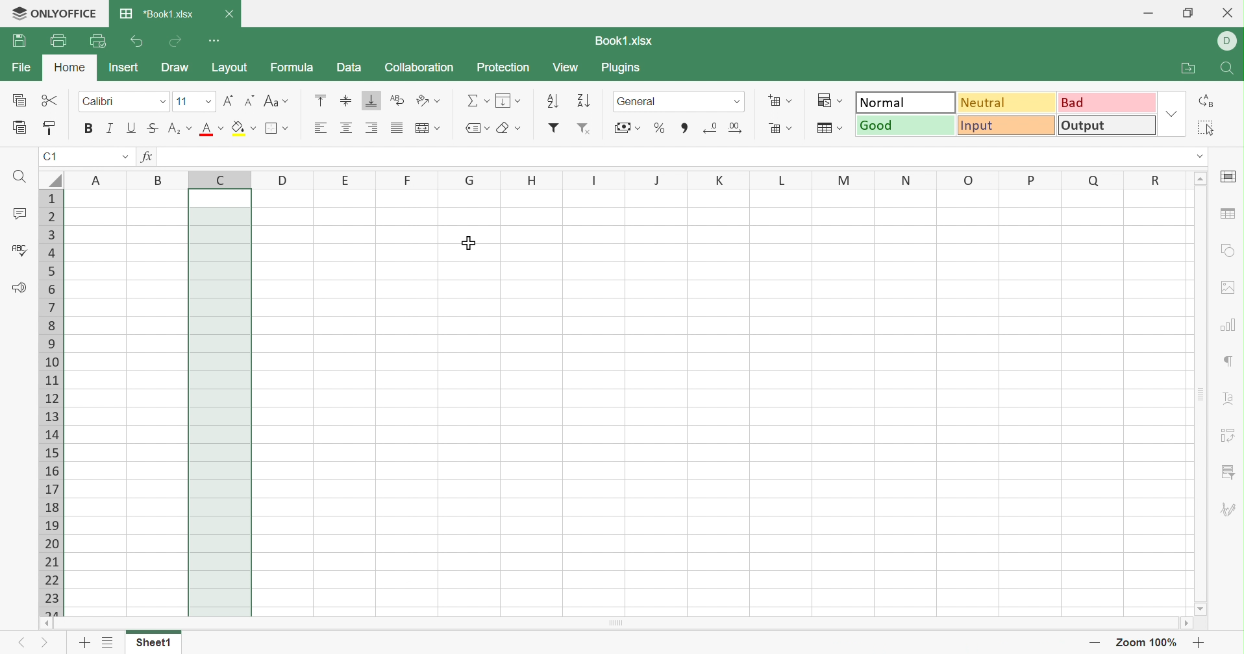 The width and height of the screenshot is (1244, 654). I want to click on Copy Style, so click(51, 128).